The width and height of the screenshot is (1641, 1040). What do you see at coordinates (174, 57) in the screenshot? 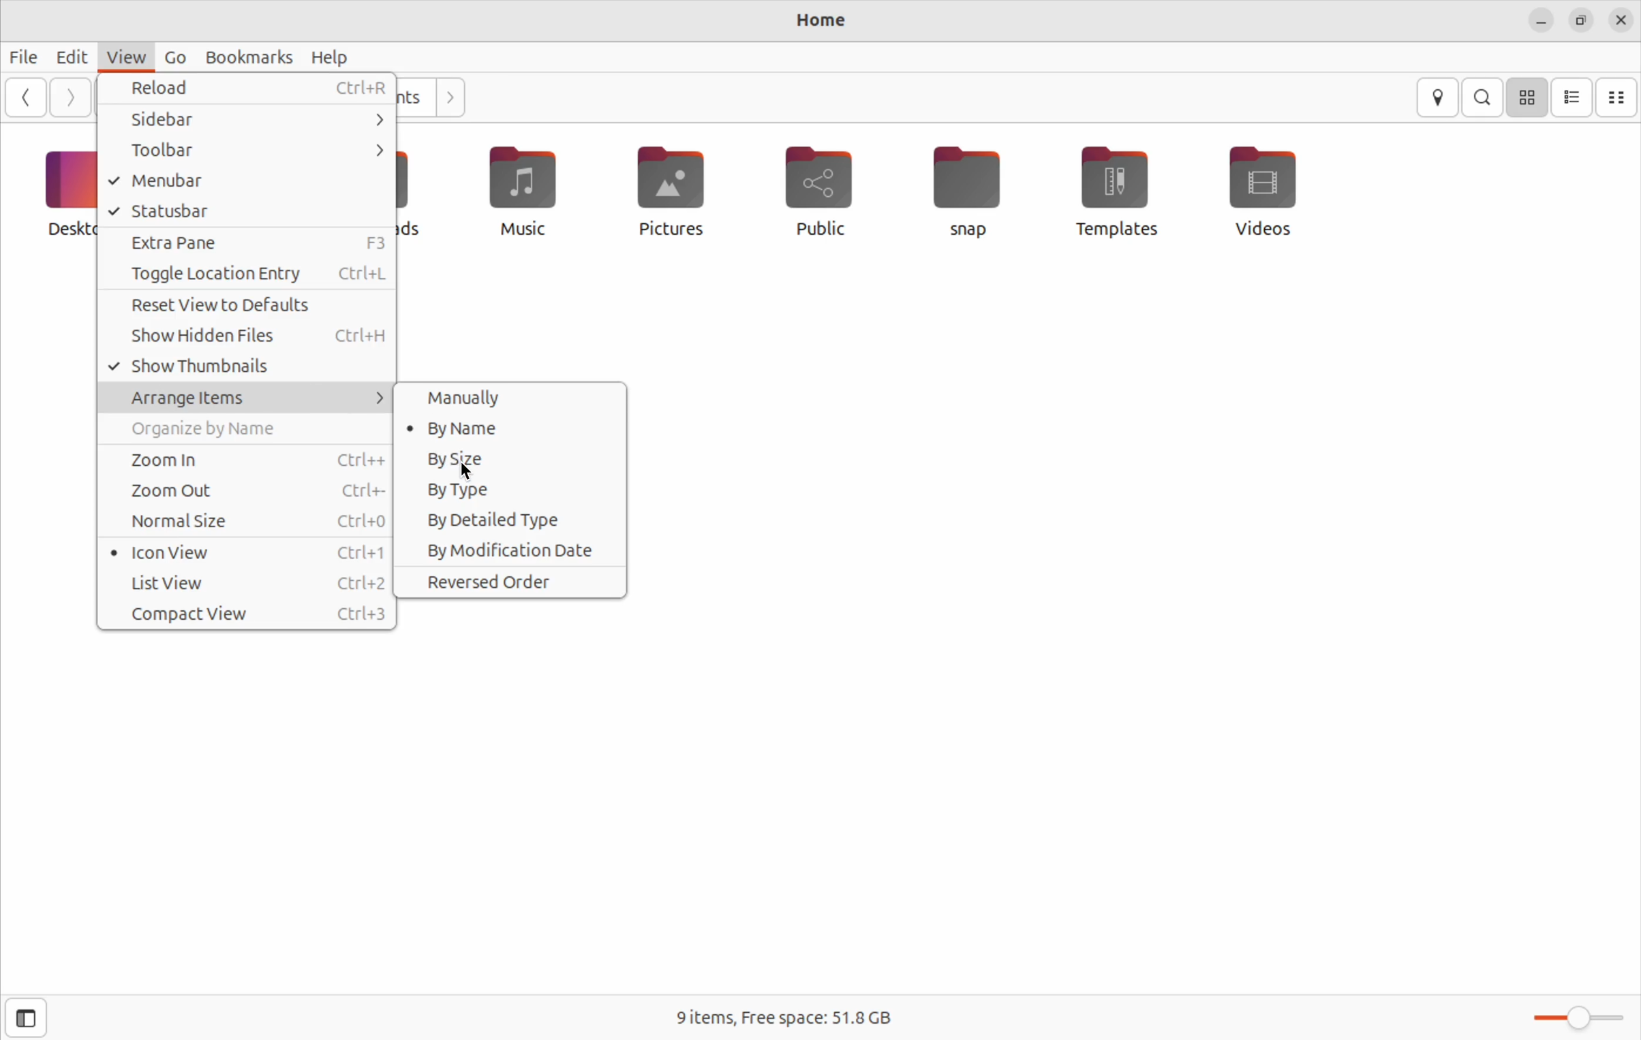
I see `Go` at bounding box center [174, 57].